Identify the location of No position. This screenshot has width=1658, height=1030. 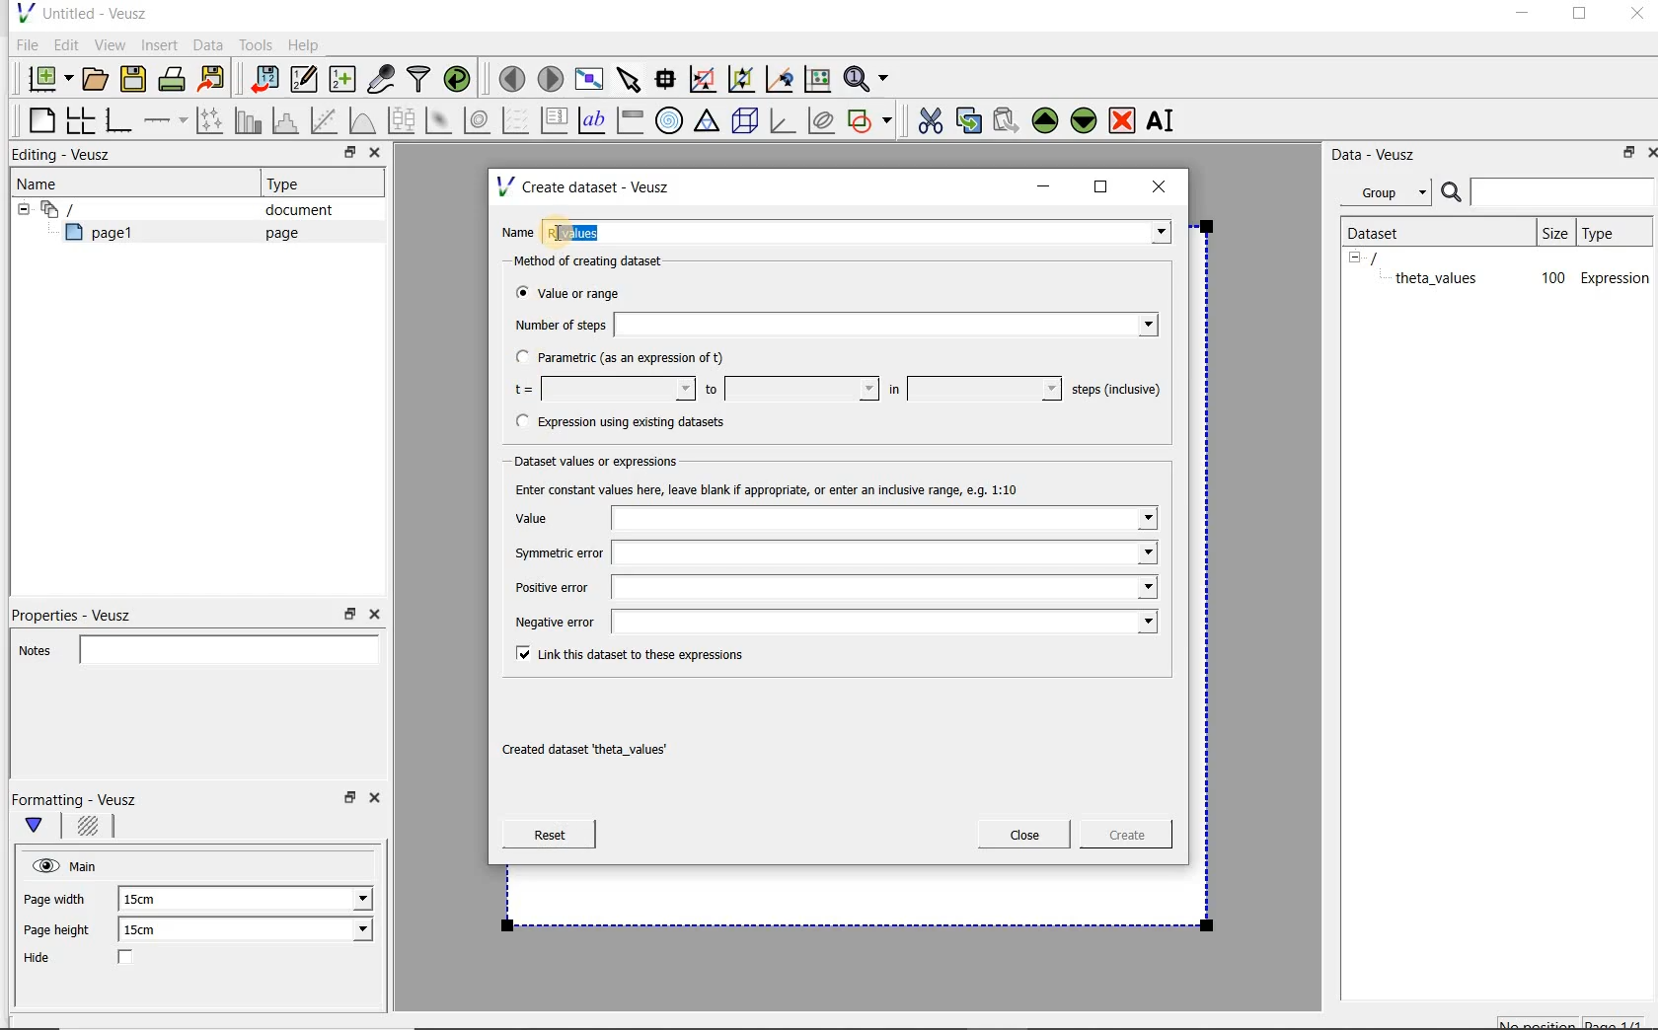
(1540, 1021).